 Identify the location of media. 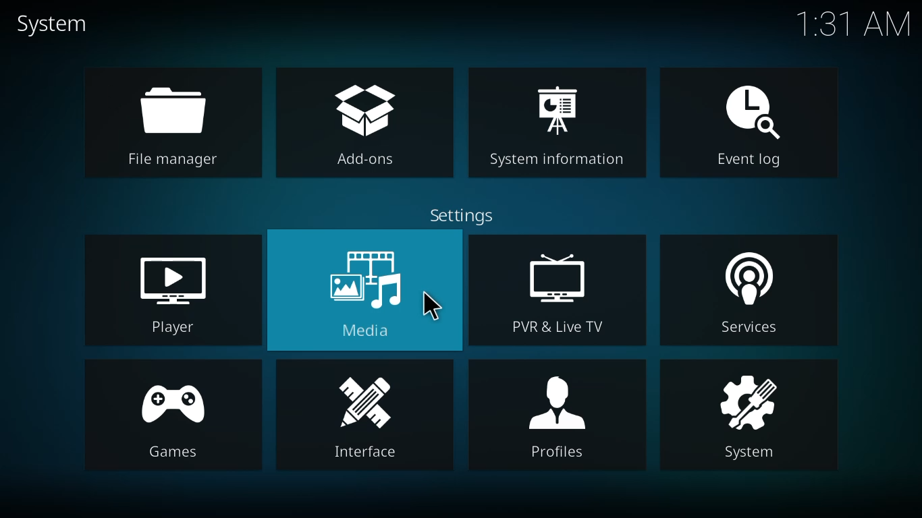
(369, 293).